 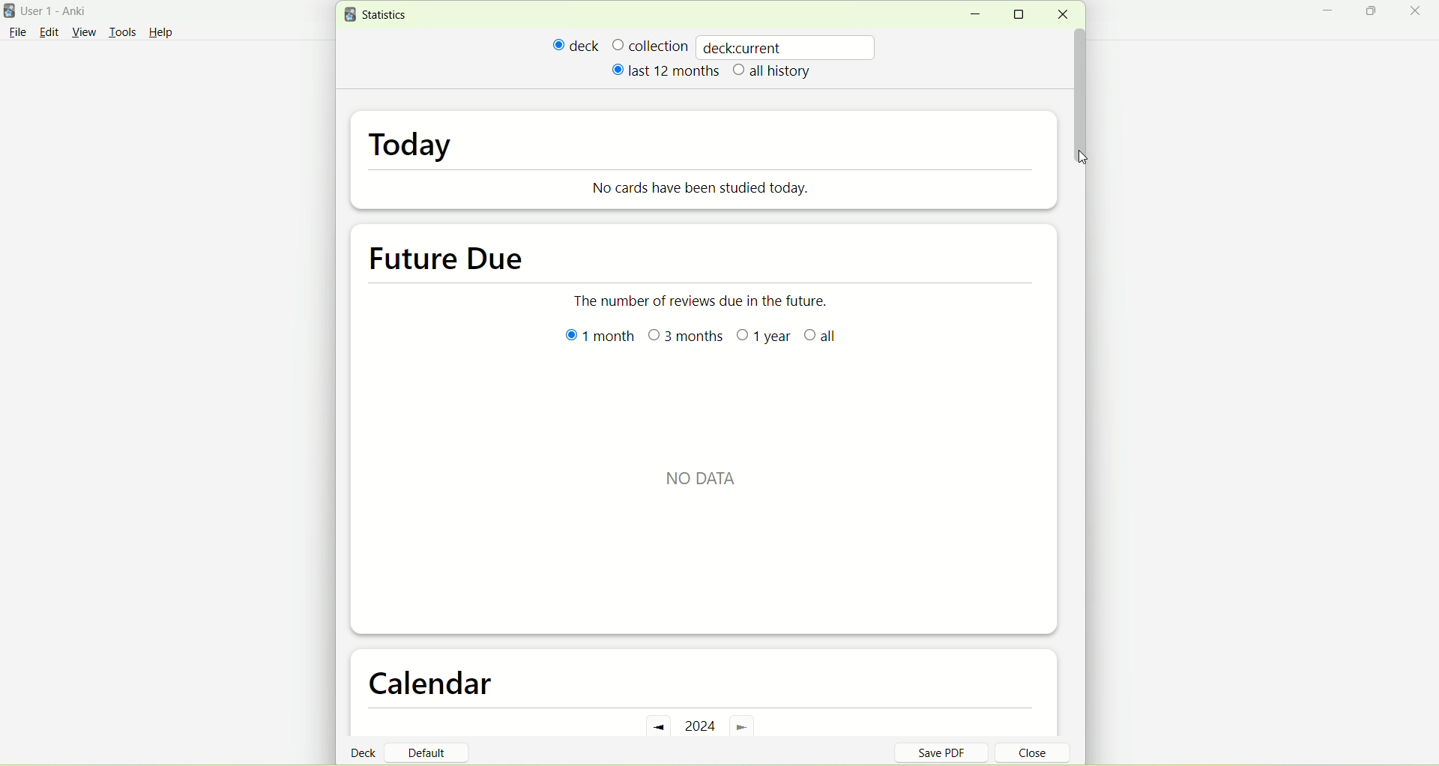 What do you see at coordinates (122, 34) in the screenshot?
I see `tools` at bounding box center [122, 34].